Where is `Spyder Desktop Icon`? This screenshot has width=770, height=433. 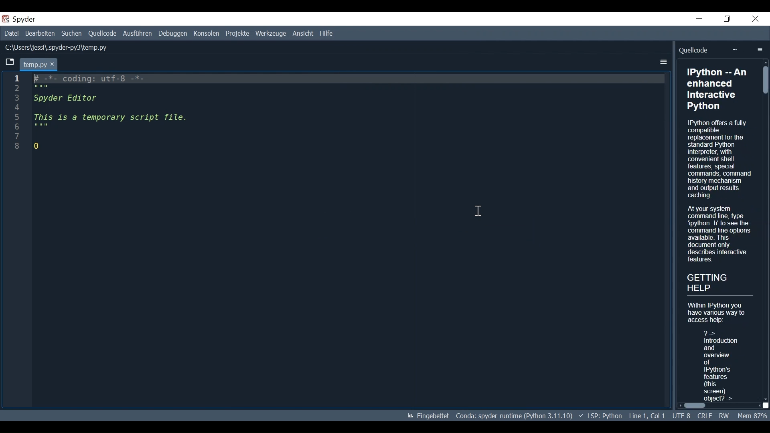
Spyder Desktop Icon is located at coordinates (6, 19).